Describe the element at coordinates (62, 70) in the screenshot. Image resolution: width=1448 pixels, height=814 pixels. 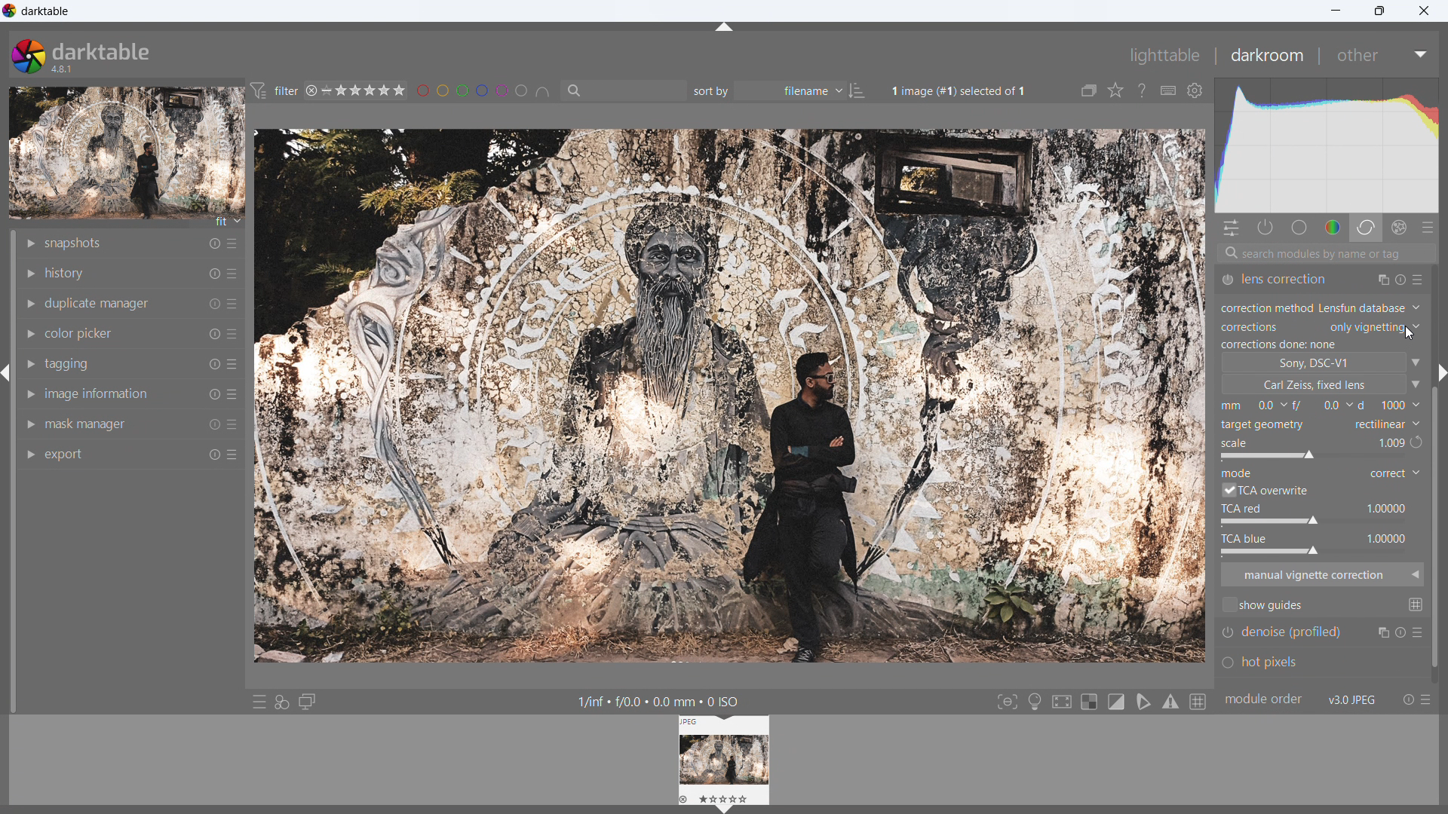
I see `version` at that location.